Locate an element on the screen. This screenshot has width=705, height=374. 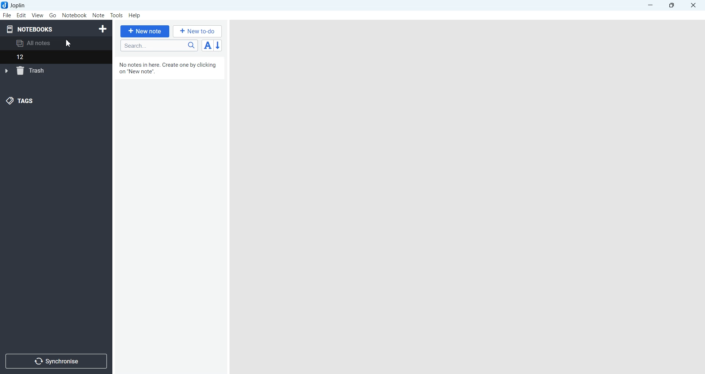
Minimize is located at coordinates (650, 5).